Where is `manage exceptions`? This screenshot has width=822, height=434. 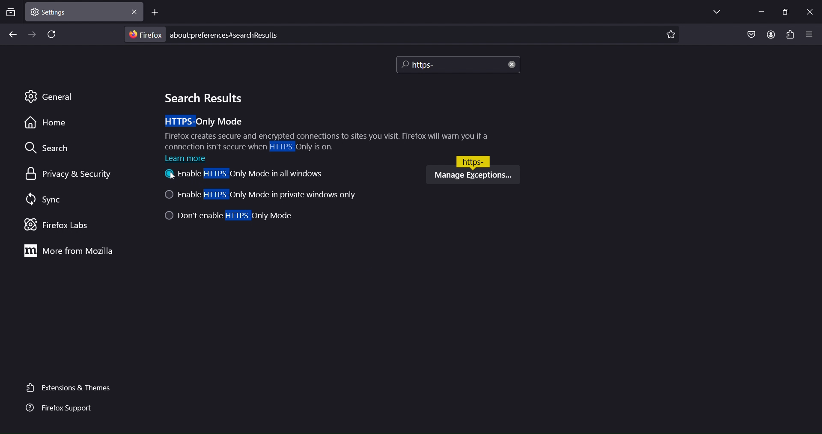
manage exceptions is located at coordinates (472, 175).